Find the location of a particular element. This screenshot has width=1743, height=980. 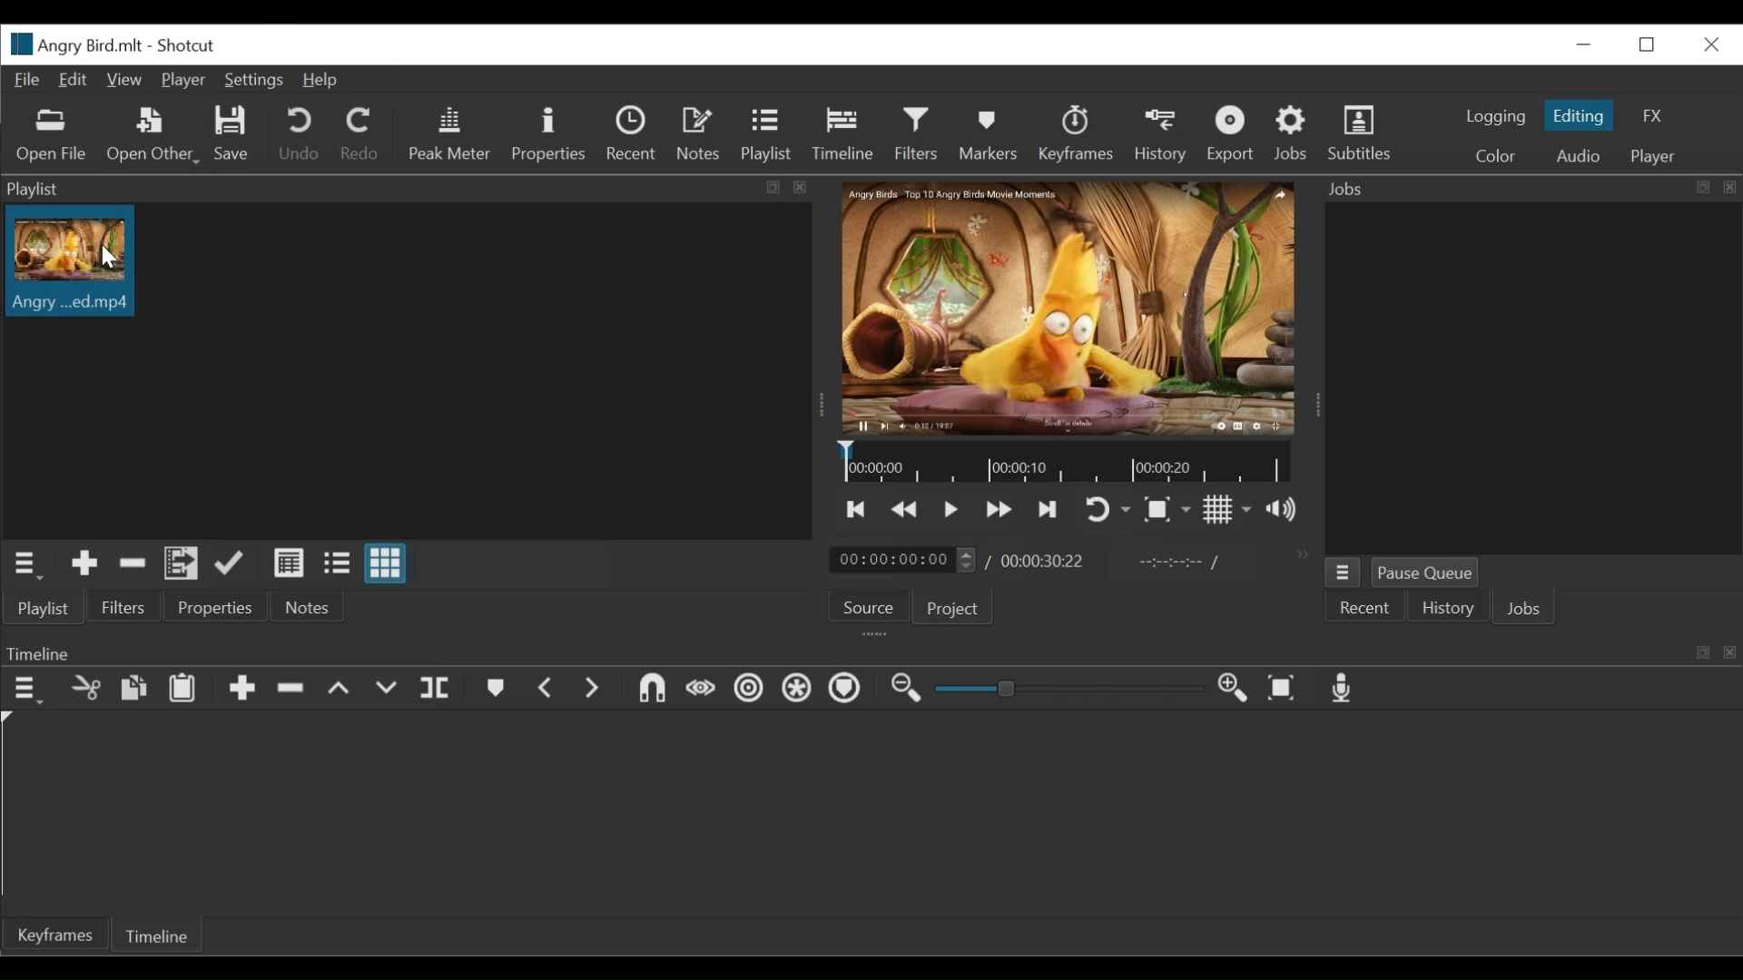

Paste is located at coordinates (133, 688).